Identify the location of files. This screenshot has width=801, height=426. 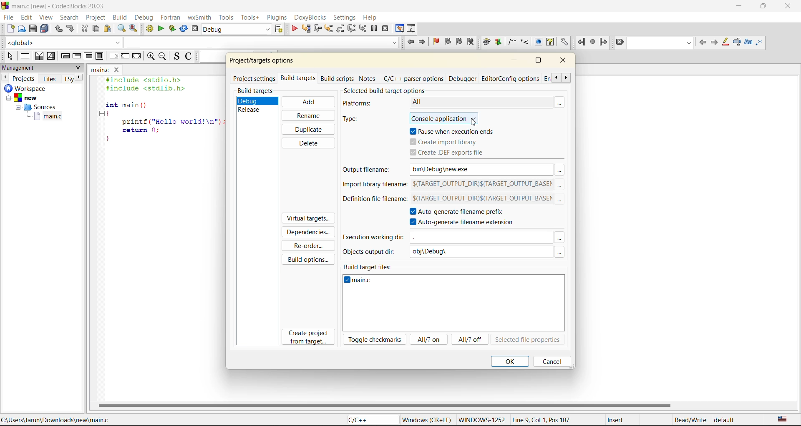
(50, 78).